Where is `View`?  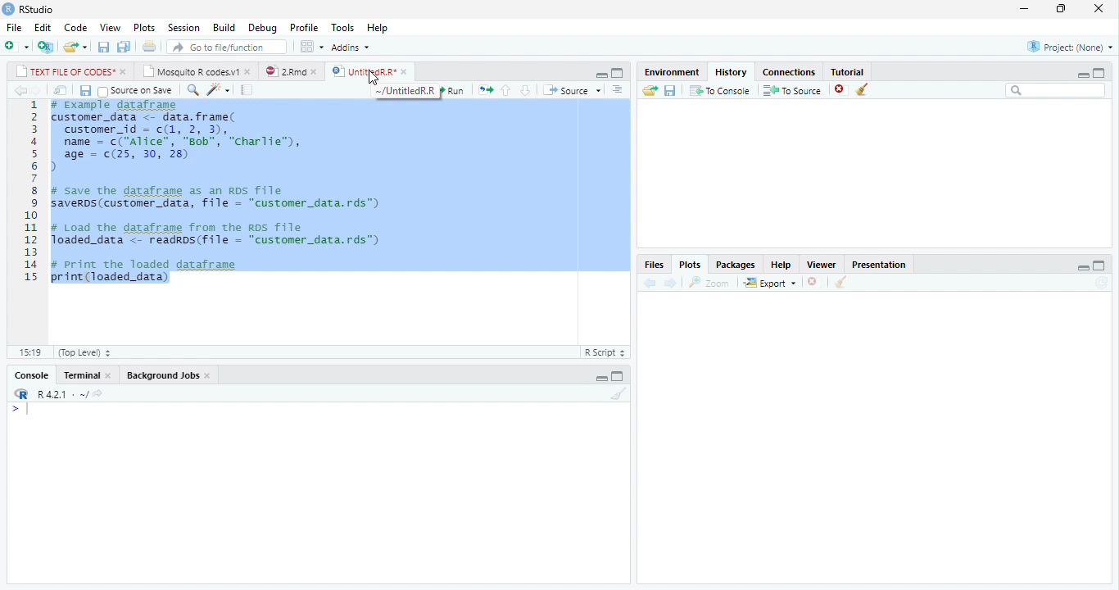
View is located at coordinates (111, 27).